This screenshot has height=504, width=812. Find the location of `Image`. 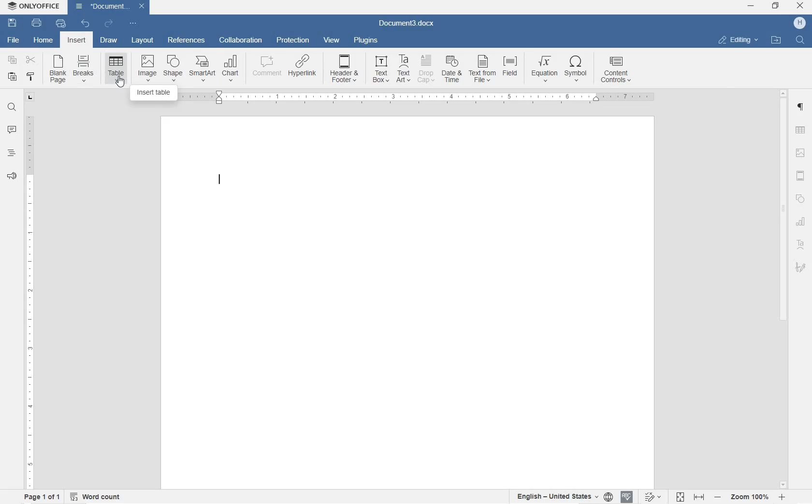

Image is located at coordinates (147, 67).